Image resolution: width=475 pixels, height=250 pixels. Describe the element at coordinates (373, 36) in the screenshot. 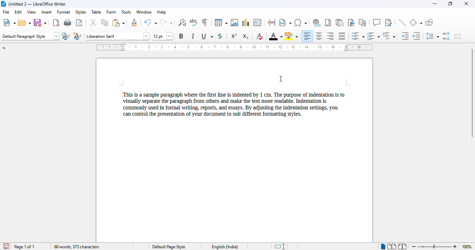

I see `toggle ordered list` at that location.